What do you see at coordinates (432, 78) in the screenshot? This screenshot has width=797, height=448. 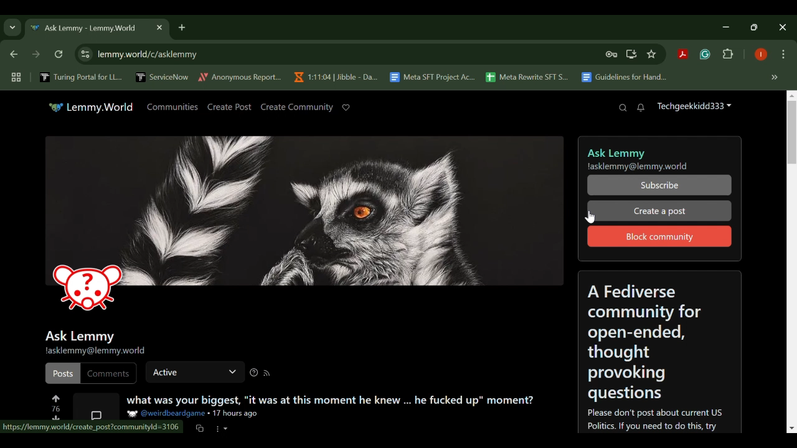 I see `Meta SFT Project Ac...` at bounding box center [432, 78].